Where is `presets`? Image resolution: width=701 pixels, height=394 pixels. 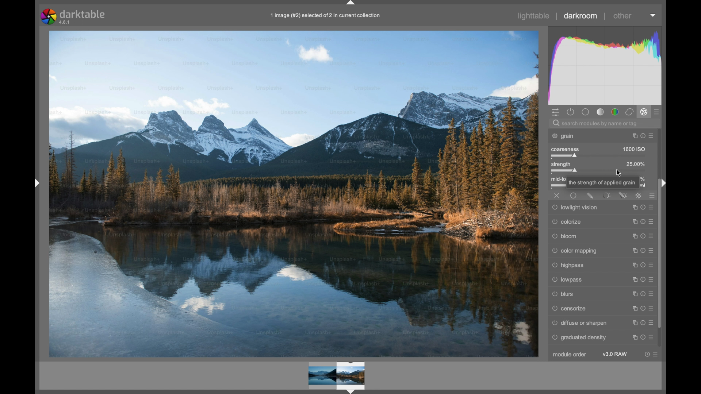 presets is located at coordinates (654, 294).